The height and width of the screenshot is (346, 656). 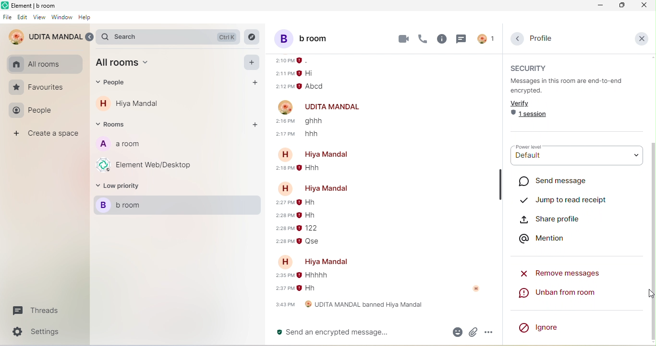 I want to click on attachment, so click(x=473, y=332).